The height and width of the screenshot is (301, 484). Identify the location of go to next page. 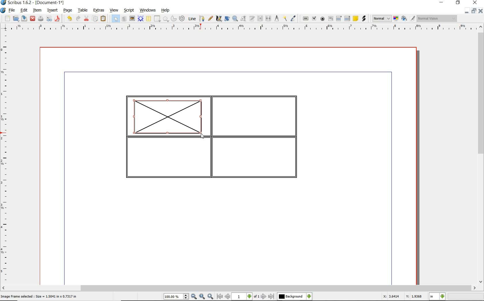
(264, 296).